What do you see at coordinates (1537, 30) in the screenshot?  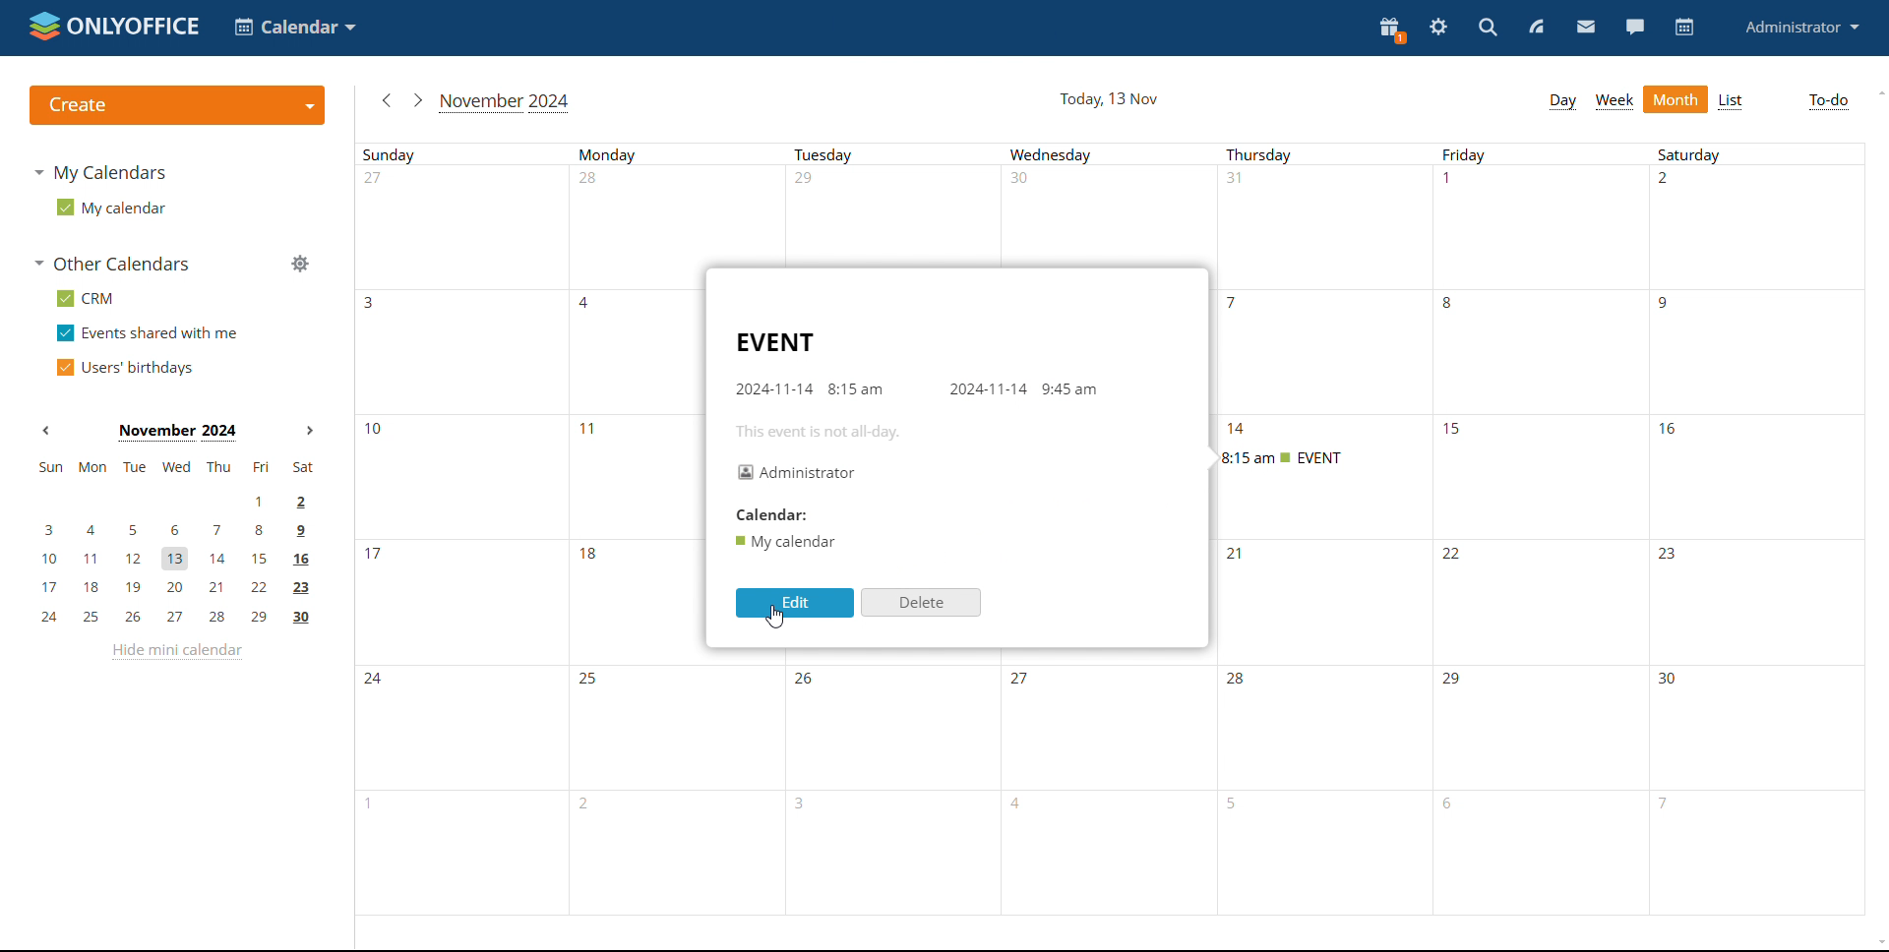 I see `feed` at bounding box center [1537, 30].